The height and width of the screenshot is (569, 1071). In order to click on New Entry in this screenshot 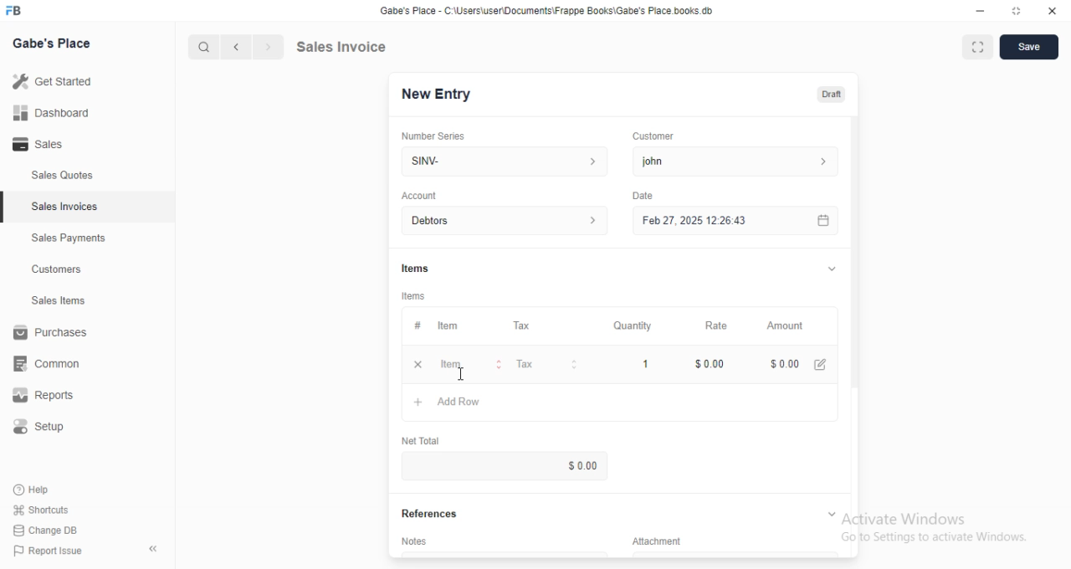, I will do `click(438, 95)`.